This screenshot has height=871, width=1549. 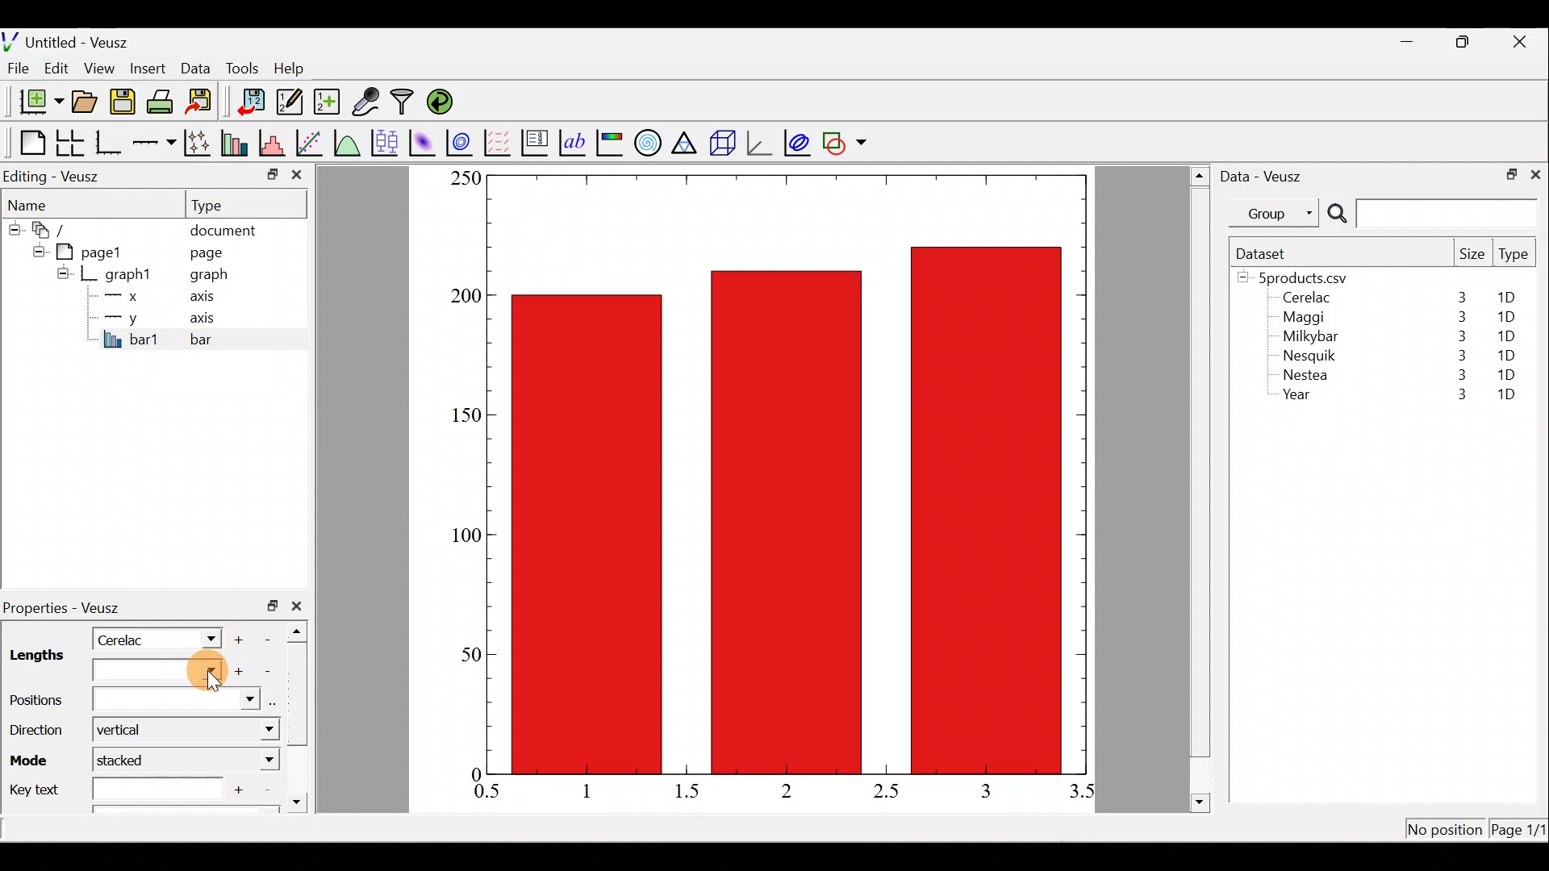 What do you see at coordinates (252, 102) in the screenshot?
I see `Import data into veusz` at bounding box center [252, 102].